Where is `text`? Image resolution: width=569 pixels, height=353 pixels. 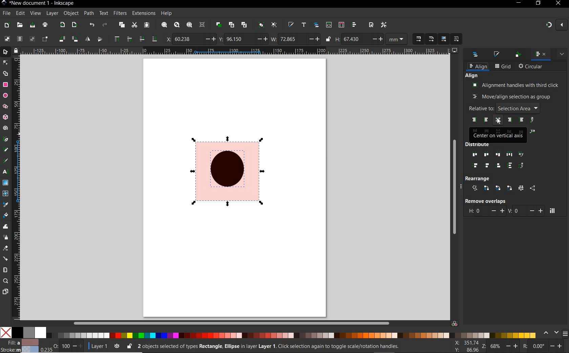
text is located at coordinates (104, 13).